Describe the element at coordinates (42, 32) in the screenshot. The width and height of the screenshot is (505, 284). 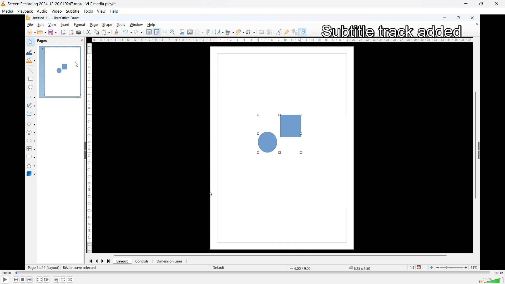
I see `open` at that location.